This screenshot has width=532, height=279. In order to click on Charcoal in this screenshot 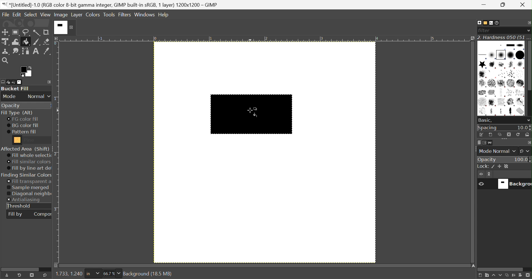, I will do `click(482, 93)`.